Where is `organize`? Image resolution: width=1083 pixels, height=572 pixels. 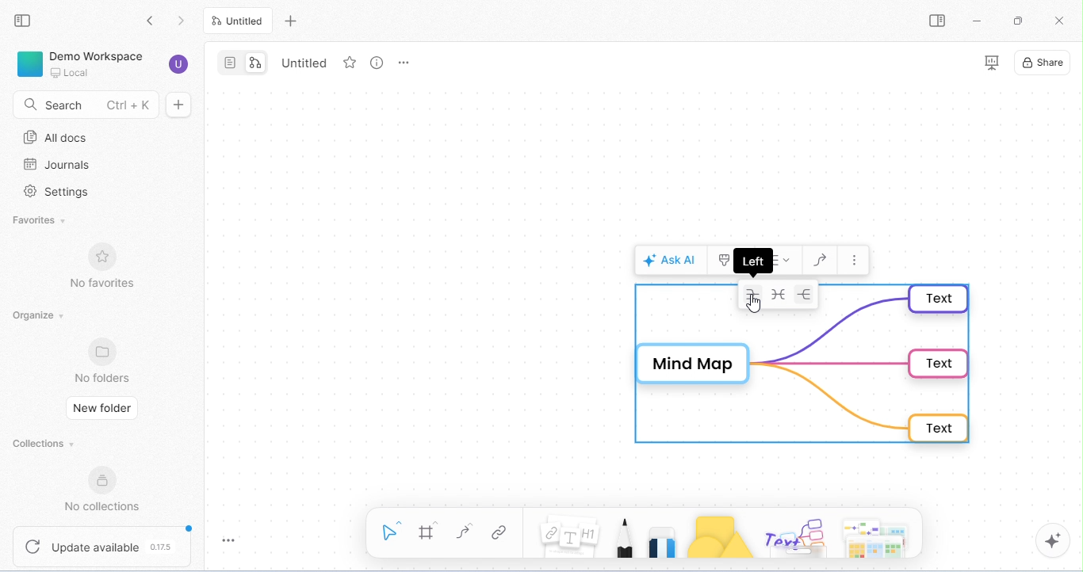 organize is located at coordinates (38, 316).